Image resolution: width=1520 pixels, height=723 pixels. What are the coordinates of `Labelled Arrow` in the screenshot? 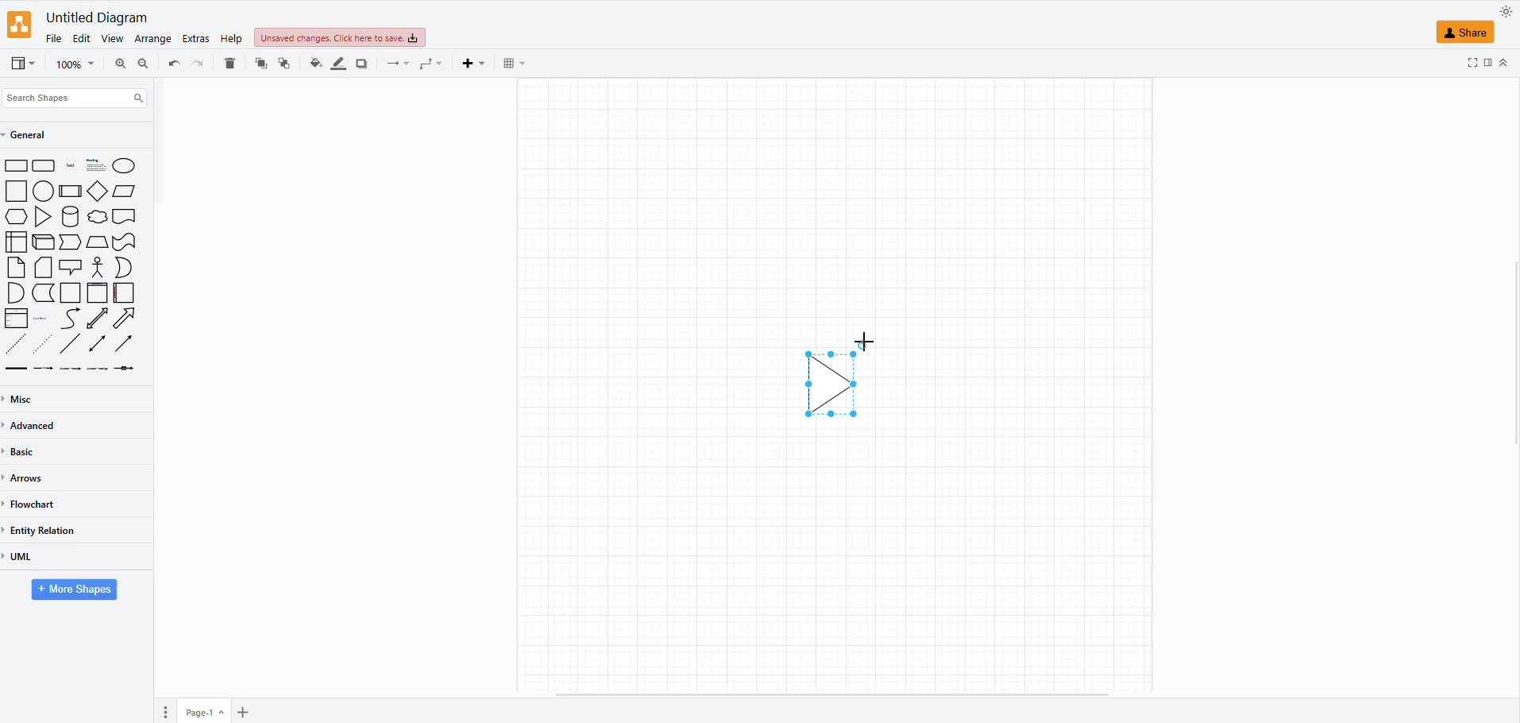 It's located at (128, 369).